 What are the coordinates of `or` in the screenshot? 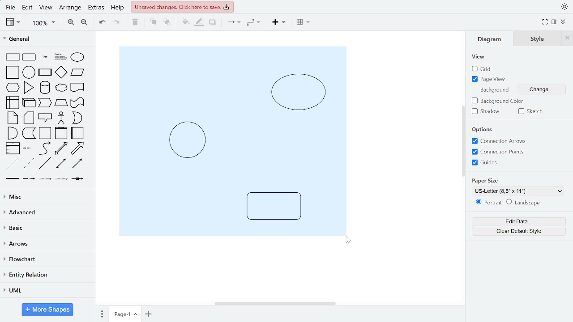 It's located at (77, 118).